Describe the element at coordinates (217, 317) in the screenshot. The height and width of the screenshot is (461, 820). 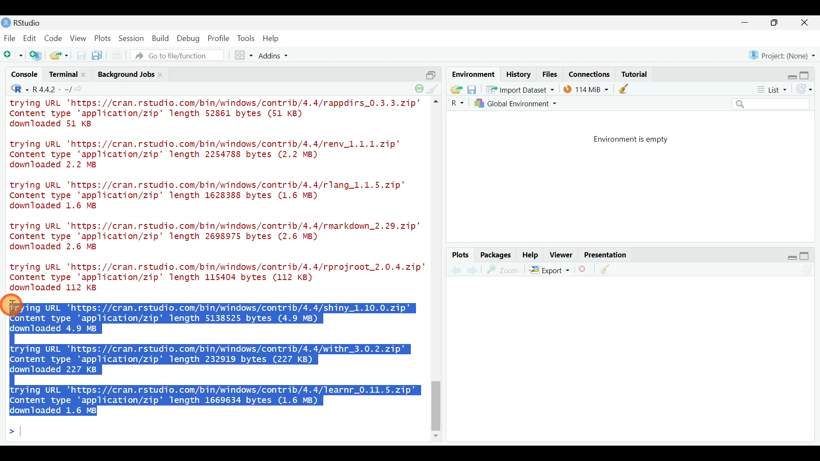
I see `trying URL 'https://cran.rstudio.com/bin/windows/contrib/4.4/shiny_1.10.0.zip"
Content type 'application/zip' length 5138525 bytes (4.9 MB)
downloaded 4.9 MB` at that location.